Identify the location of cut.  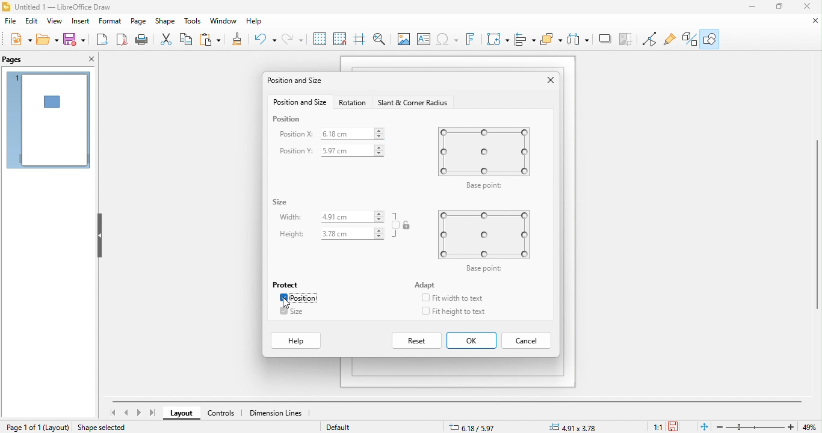
(168, 40).